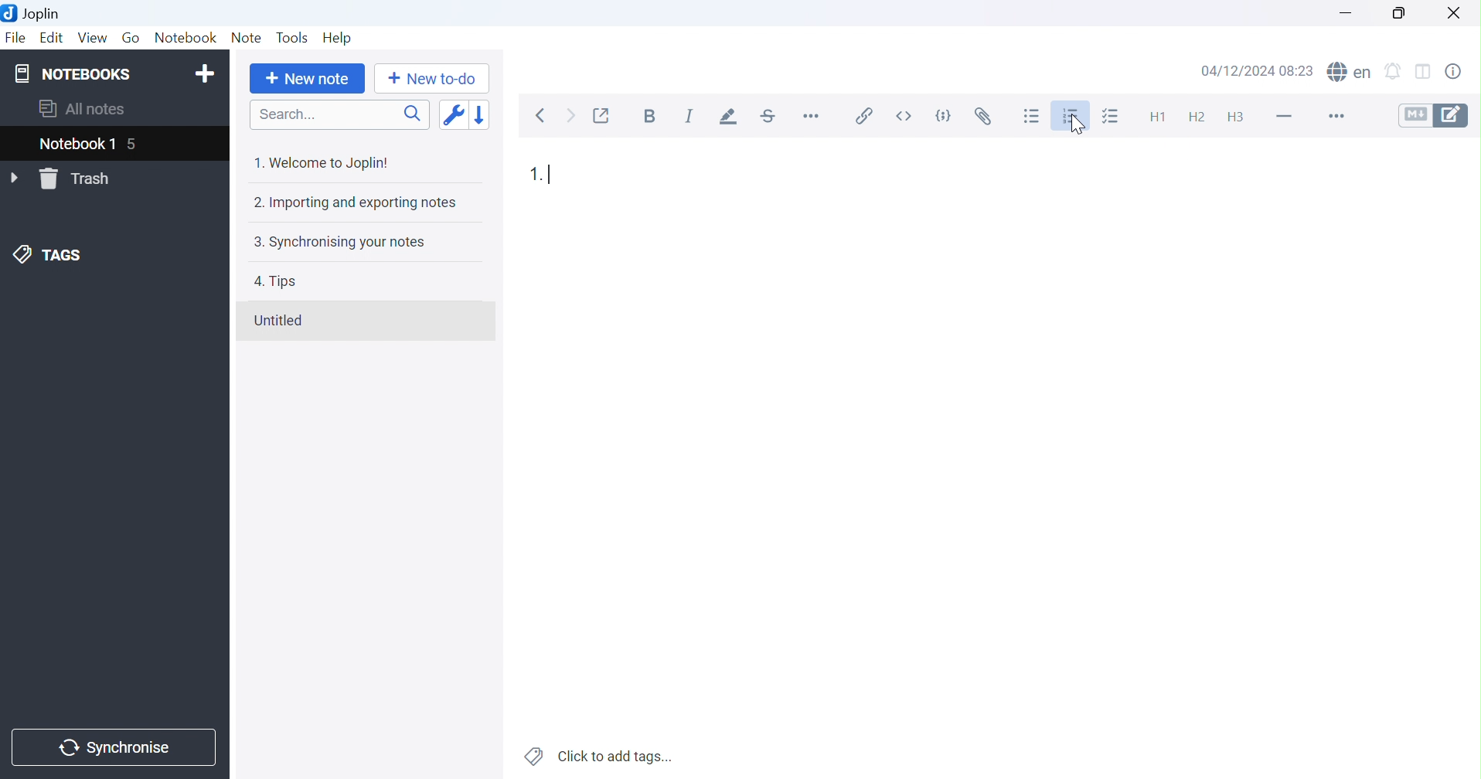 The image size is (1481, 779). Describe the element at coordinates (533, 175) in the screenshot. I see `1.` at that location.